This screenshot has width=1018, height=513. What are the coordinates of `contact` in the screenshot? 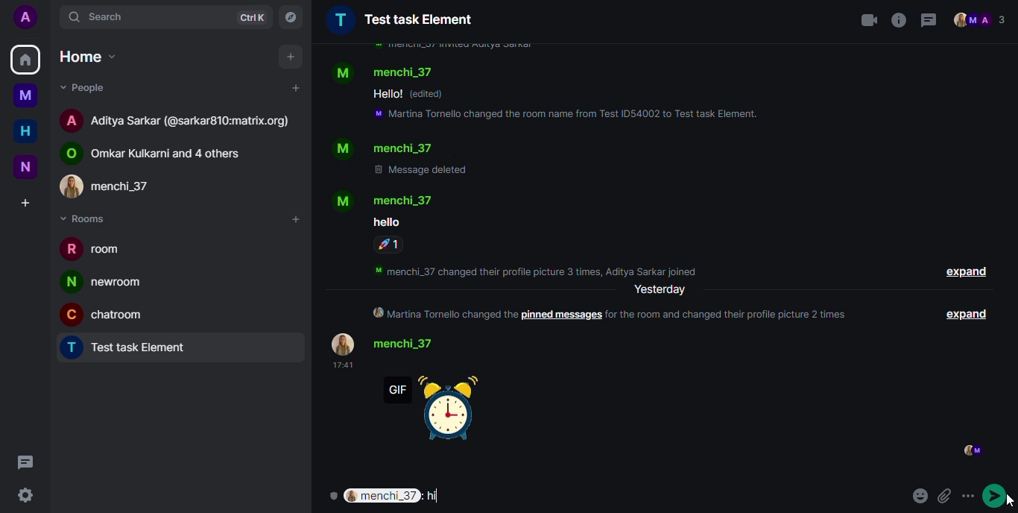 It's located at (386, 200).